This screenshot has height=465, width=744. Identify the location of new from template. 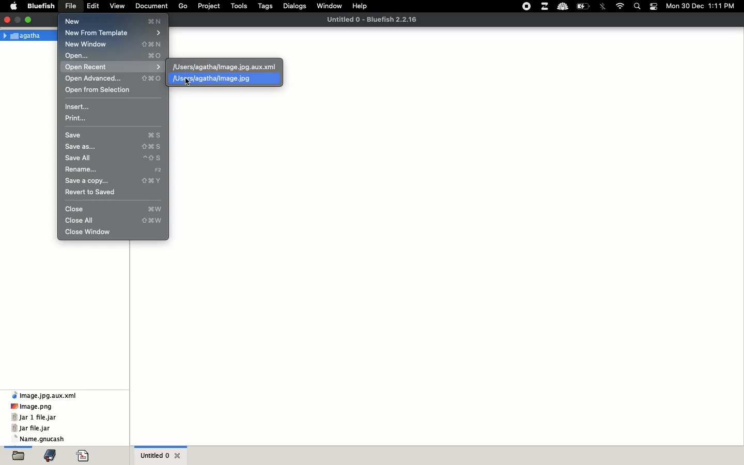
(114, 34).